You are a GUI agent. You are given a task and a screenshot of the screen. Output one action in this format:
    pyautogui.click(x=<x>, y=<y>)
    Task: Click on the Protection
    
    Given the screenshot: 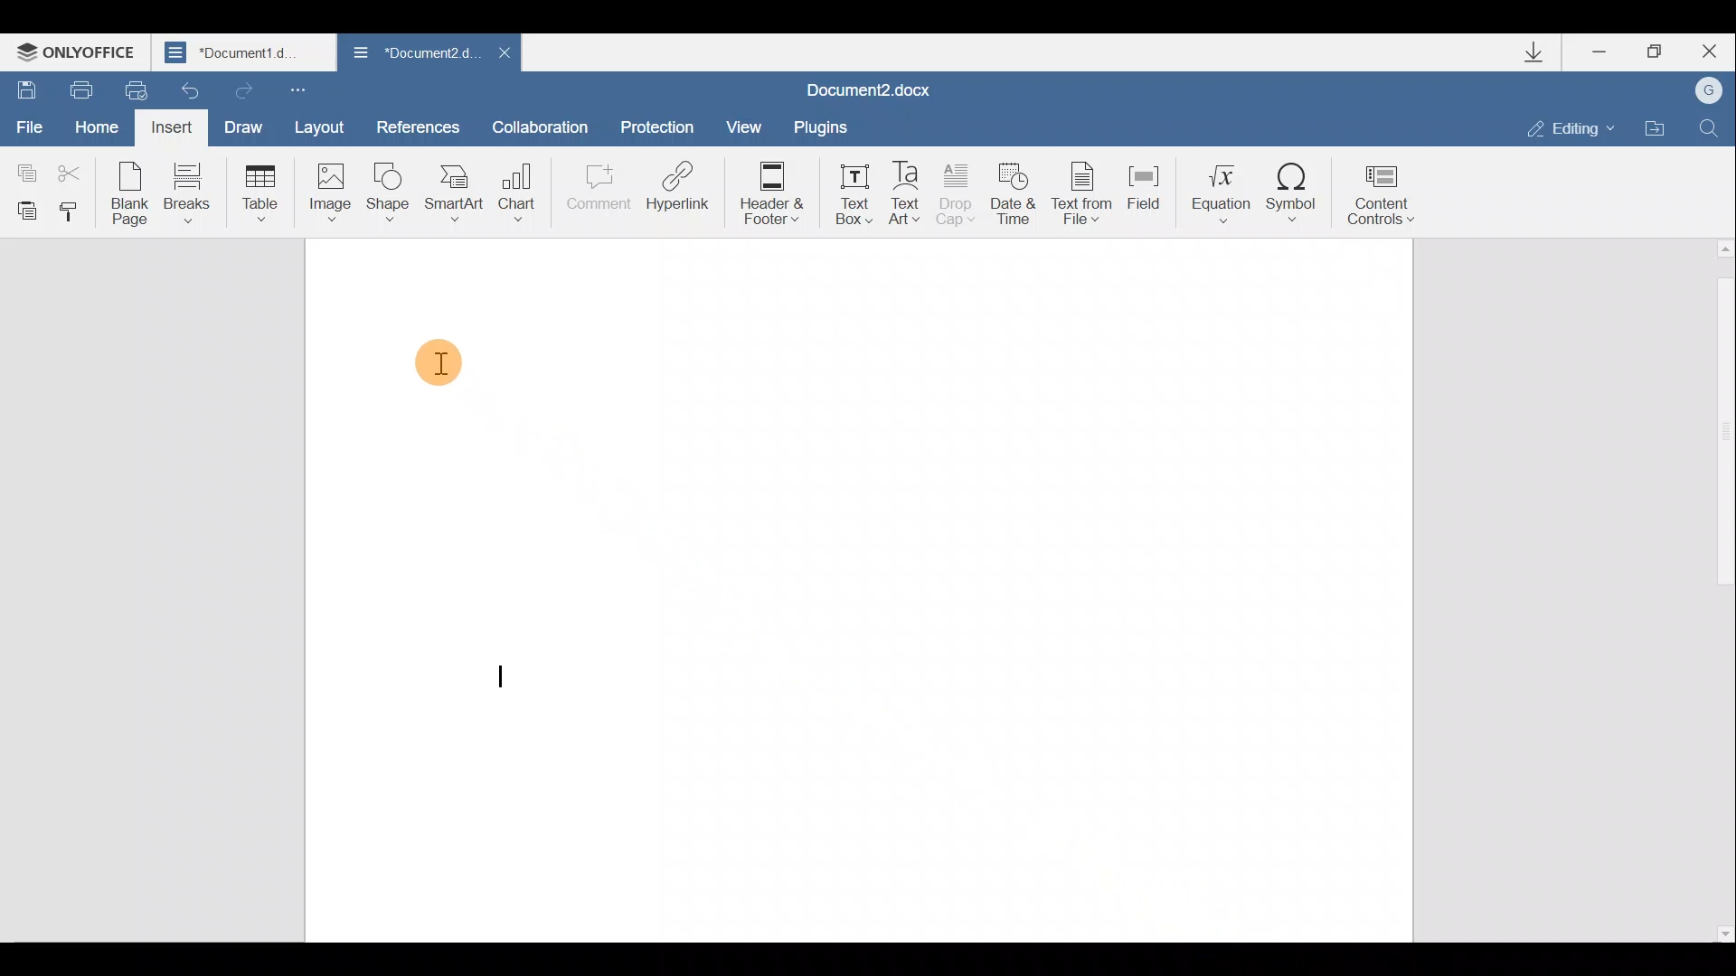 What is the action you would take?
    pyautogui.click(x=661, y=120)
    